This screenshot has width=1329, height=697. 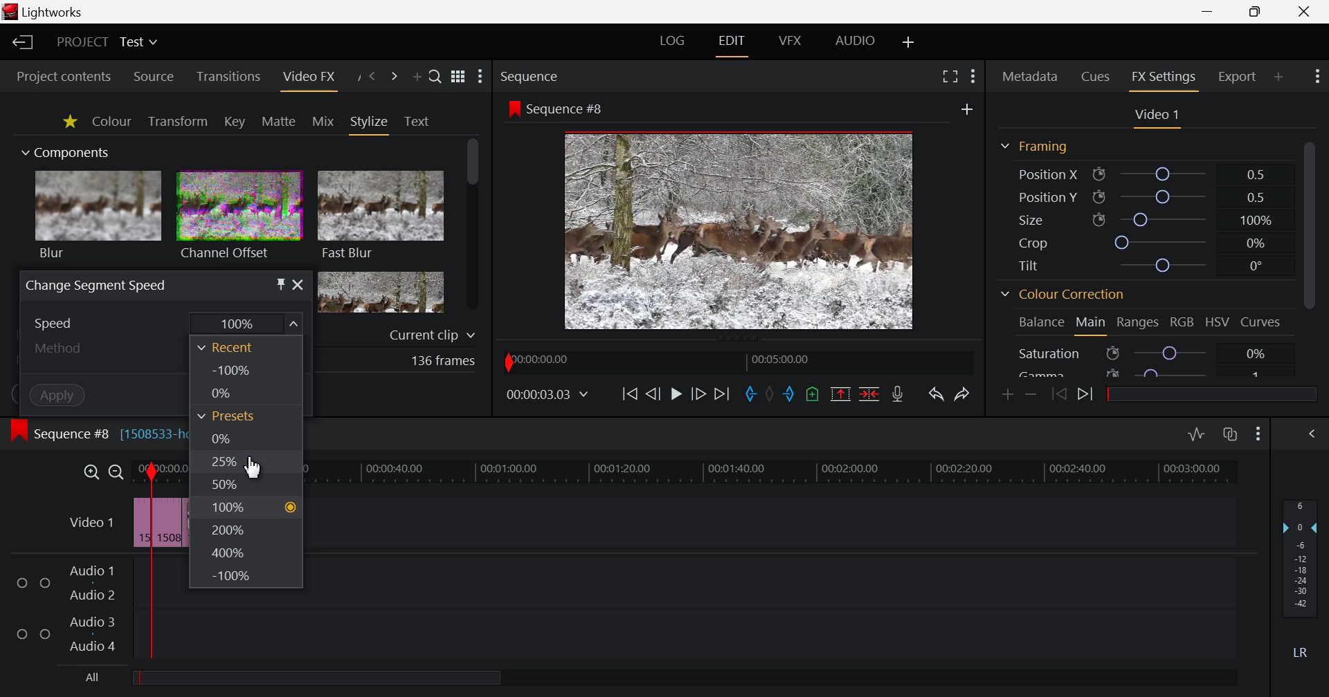 I want to click on All, so click(x=302, y=680).